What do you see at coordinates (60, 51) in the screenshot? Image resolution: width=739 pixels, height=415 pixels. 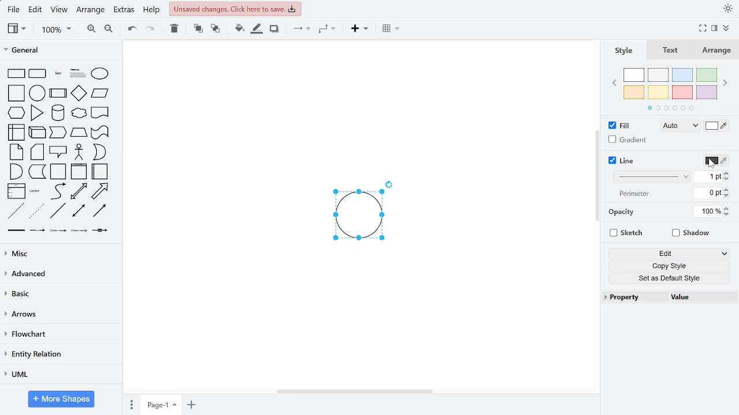 I see `general` at bounding box center [60, 51].